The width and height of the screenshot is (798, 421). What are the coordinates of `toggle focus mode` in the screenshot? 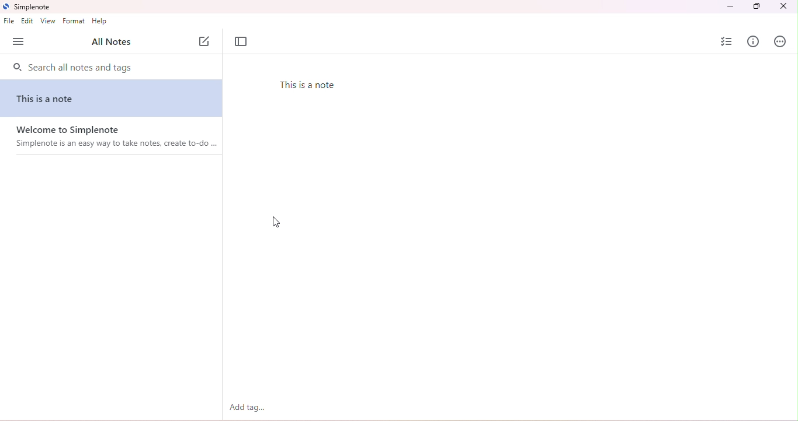 It's located at (241, 43).